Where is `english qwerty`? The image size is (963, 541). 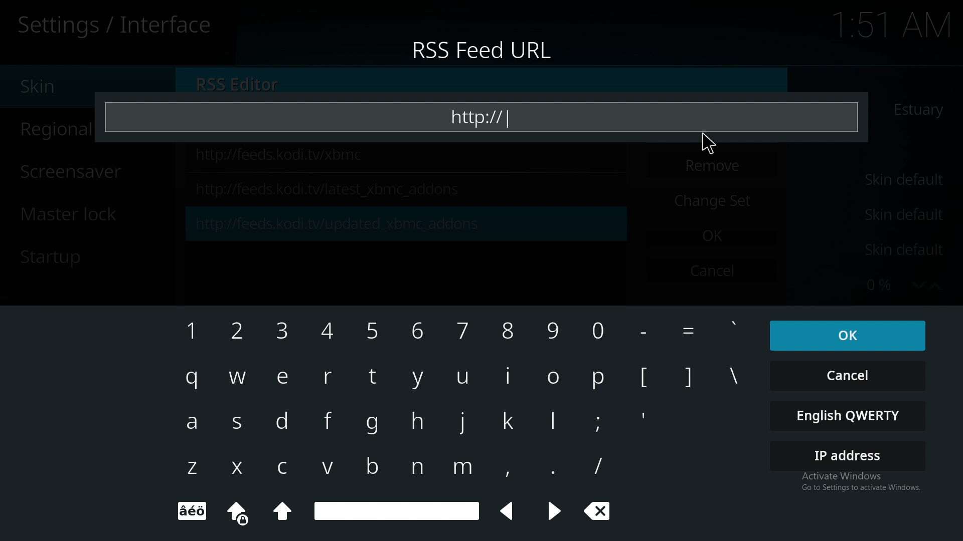 english qwerty is located at coordinates (849, 419).